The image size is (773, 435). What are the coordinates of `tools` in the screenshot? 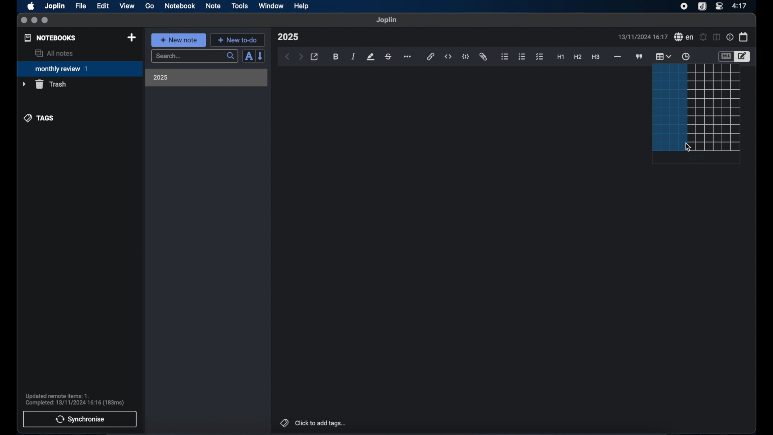 It's located at (240, 6).